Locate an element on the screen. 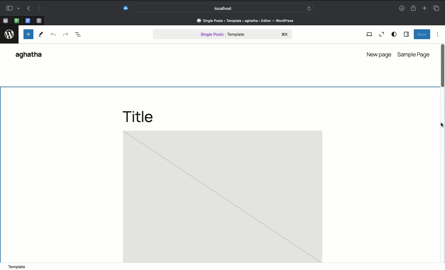  Zoom out is located at coordinates (382, 34).